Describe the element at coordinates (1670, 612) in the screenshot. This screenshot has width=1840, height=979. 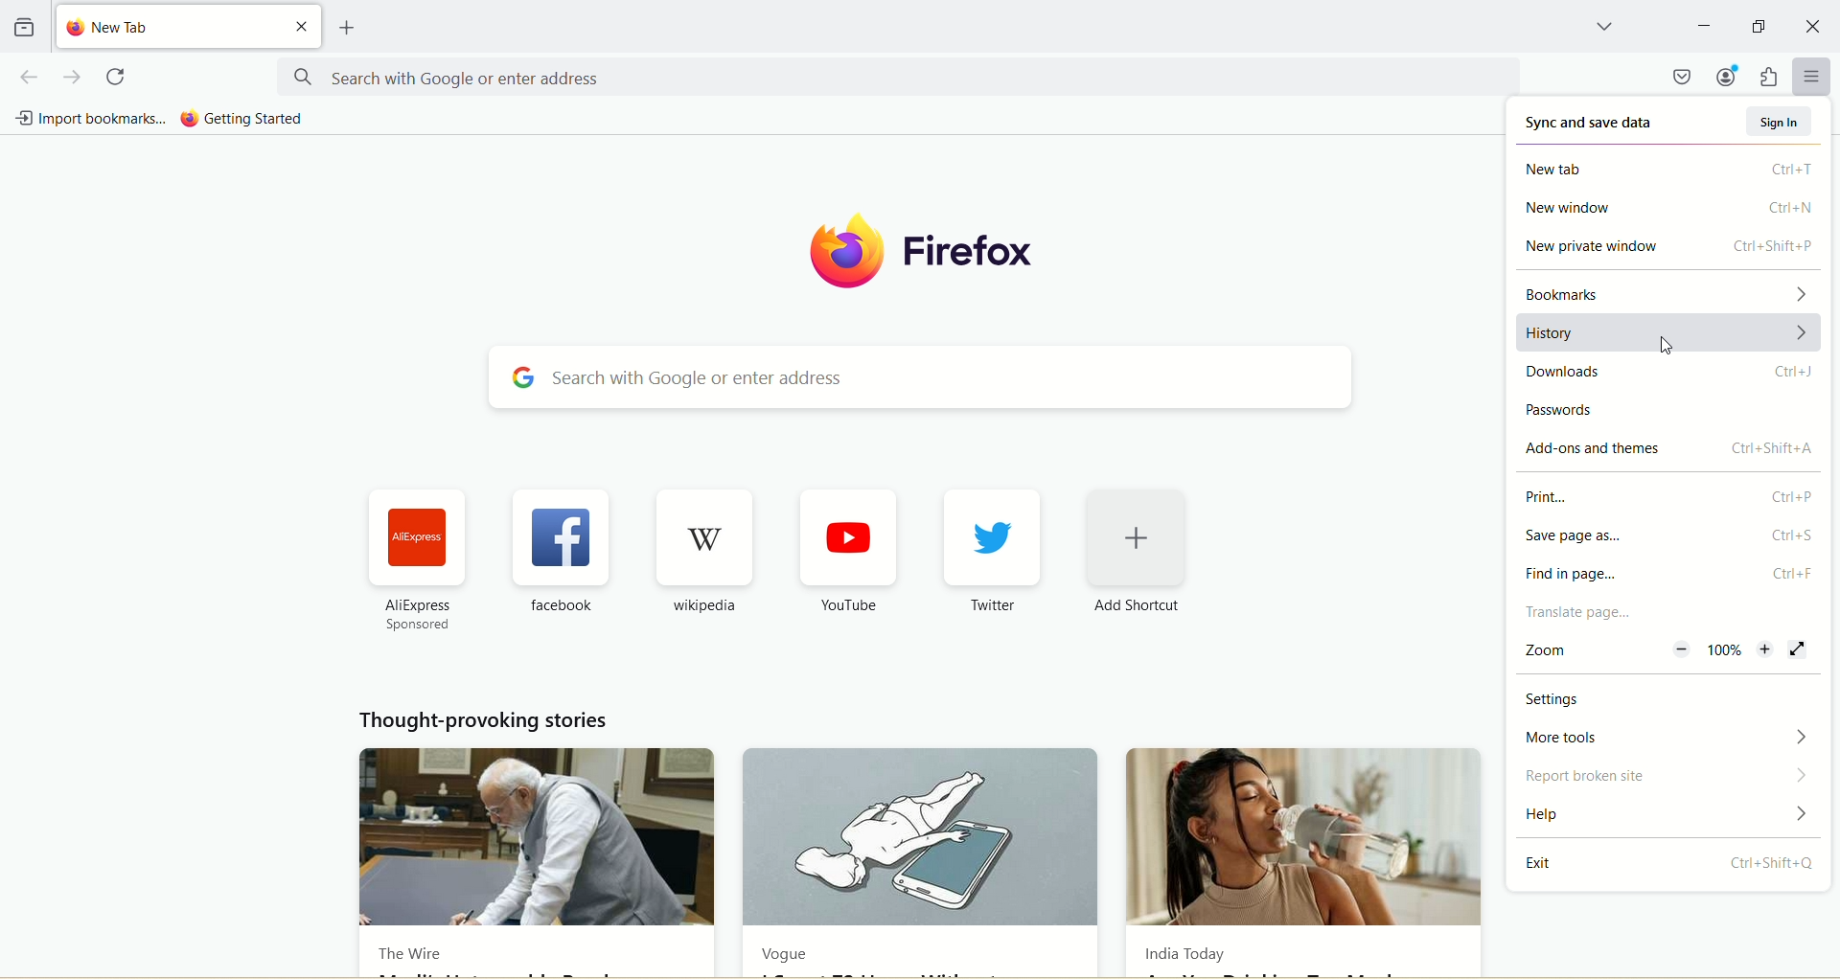
I see `translate page` at that location.